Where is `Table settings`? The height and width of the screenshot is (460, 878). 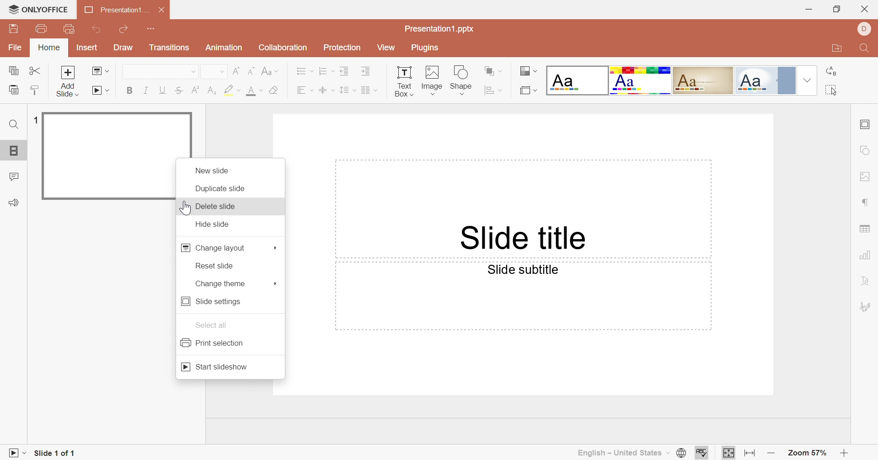 Table settings is located at coordinates (865, 226).